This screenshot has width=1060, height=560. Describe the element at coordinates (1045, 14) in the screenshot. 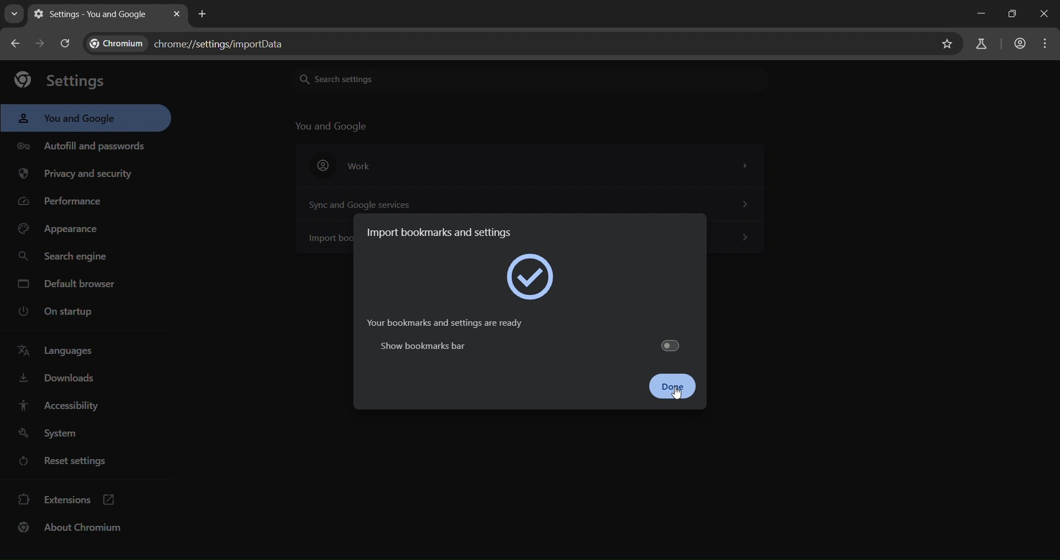

I see `close` at that location.